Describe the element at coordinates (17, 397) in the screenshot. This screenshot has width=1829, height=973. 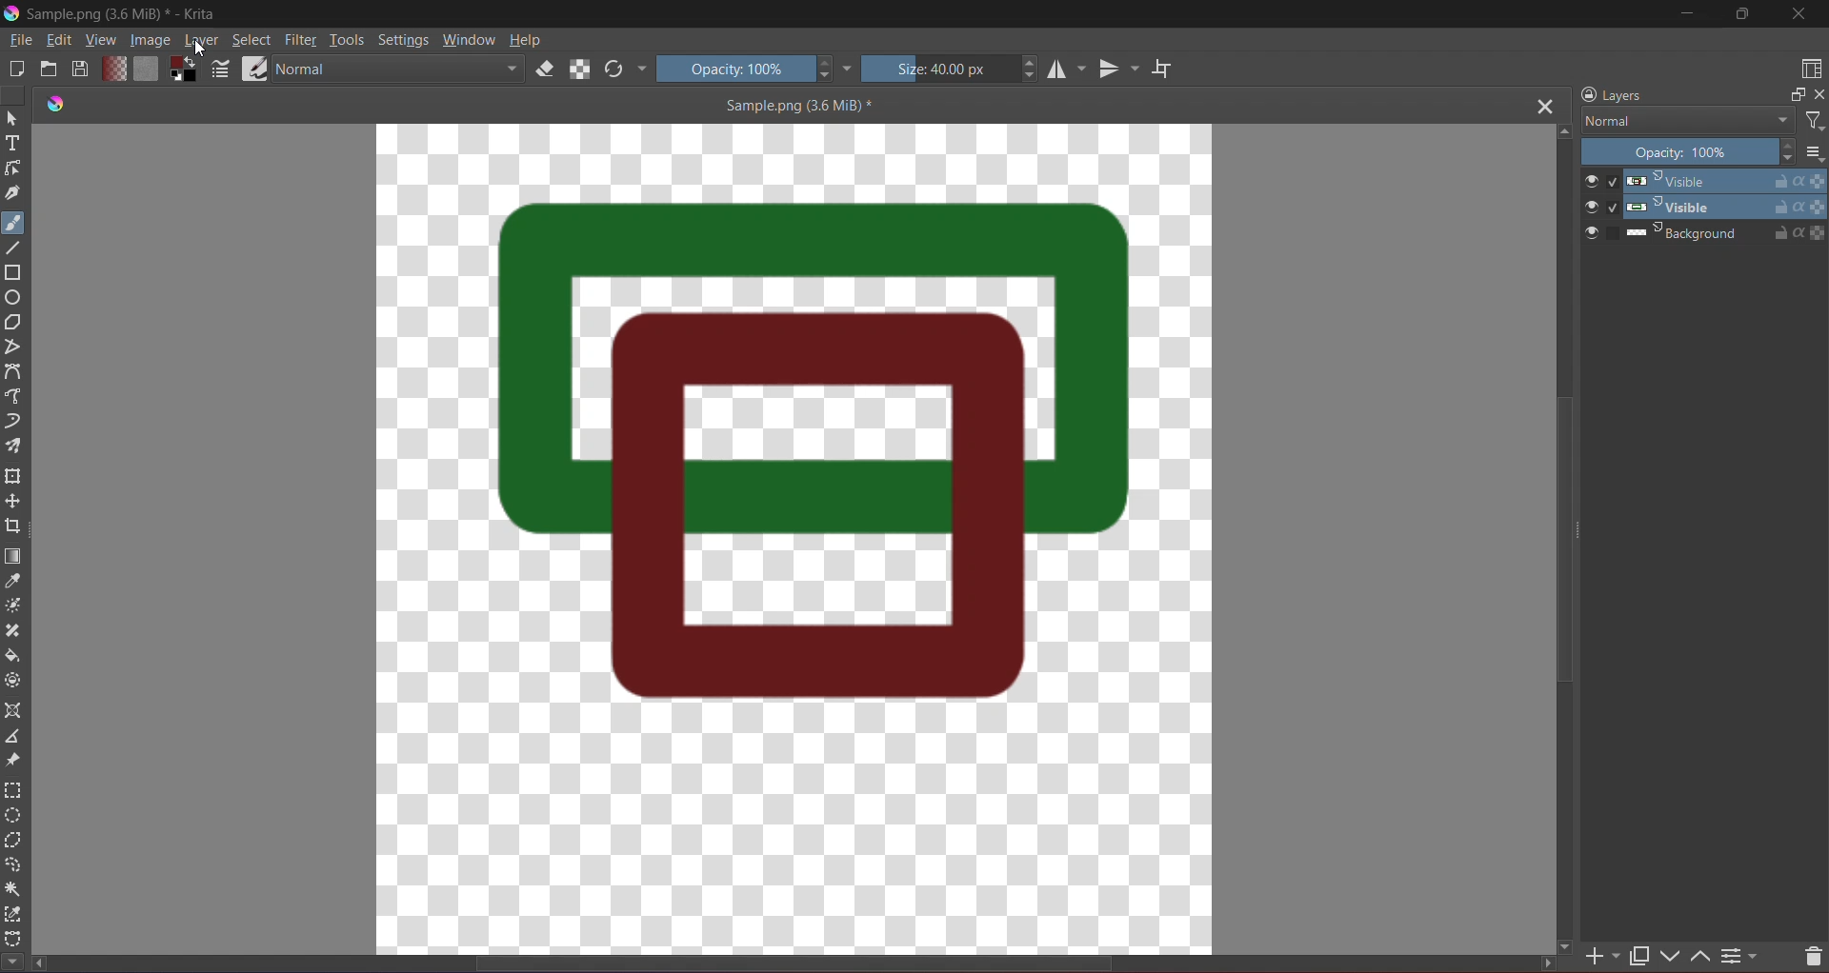
I see `Freehand Path` at that location.